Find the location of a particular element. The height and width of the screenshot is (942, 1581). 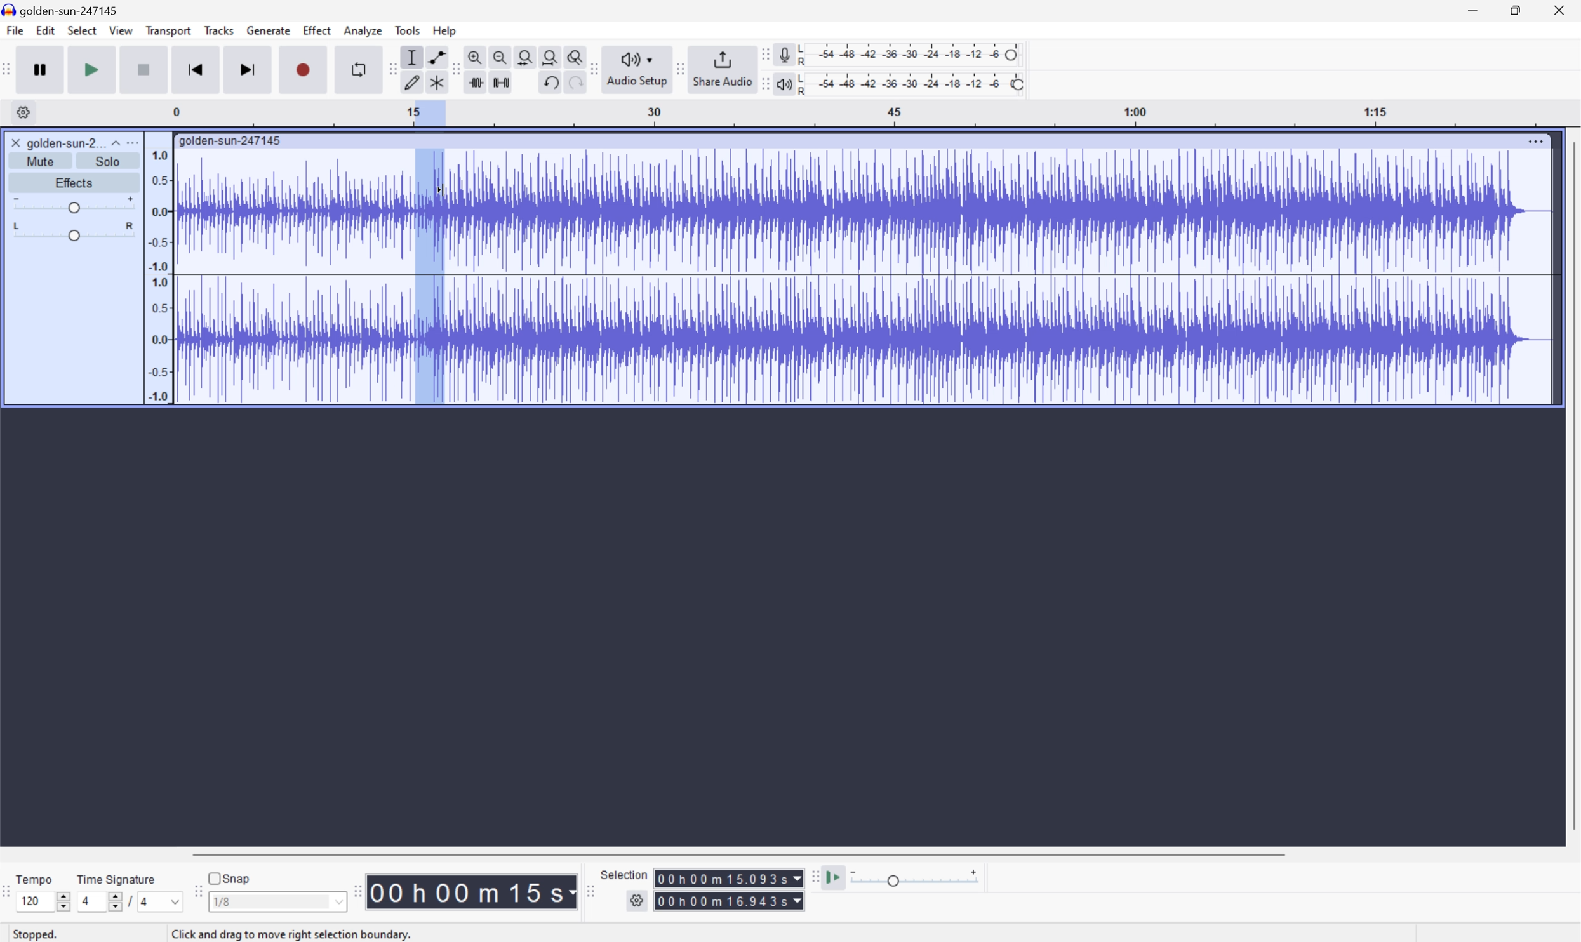

Recording level: 62% is located at coordinates (912, 53).